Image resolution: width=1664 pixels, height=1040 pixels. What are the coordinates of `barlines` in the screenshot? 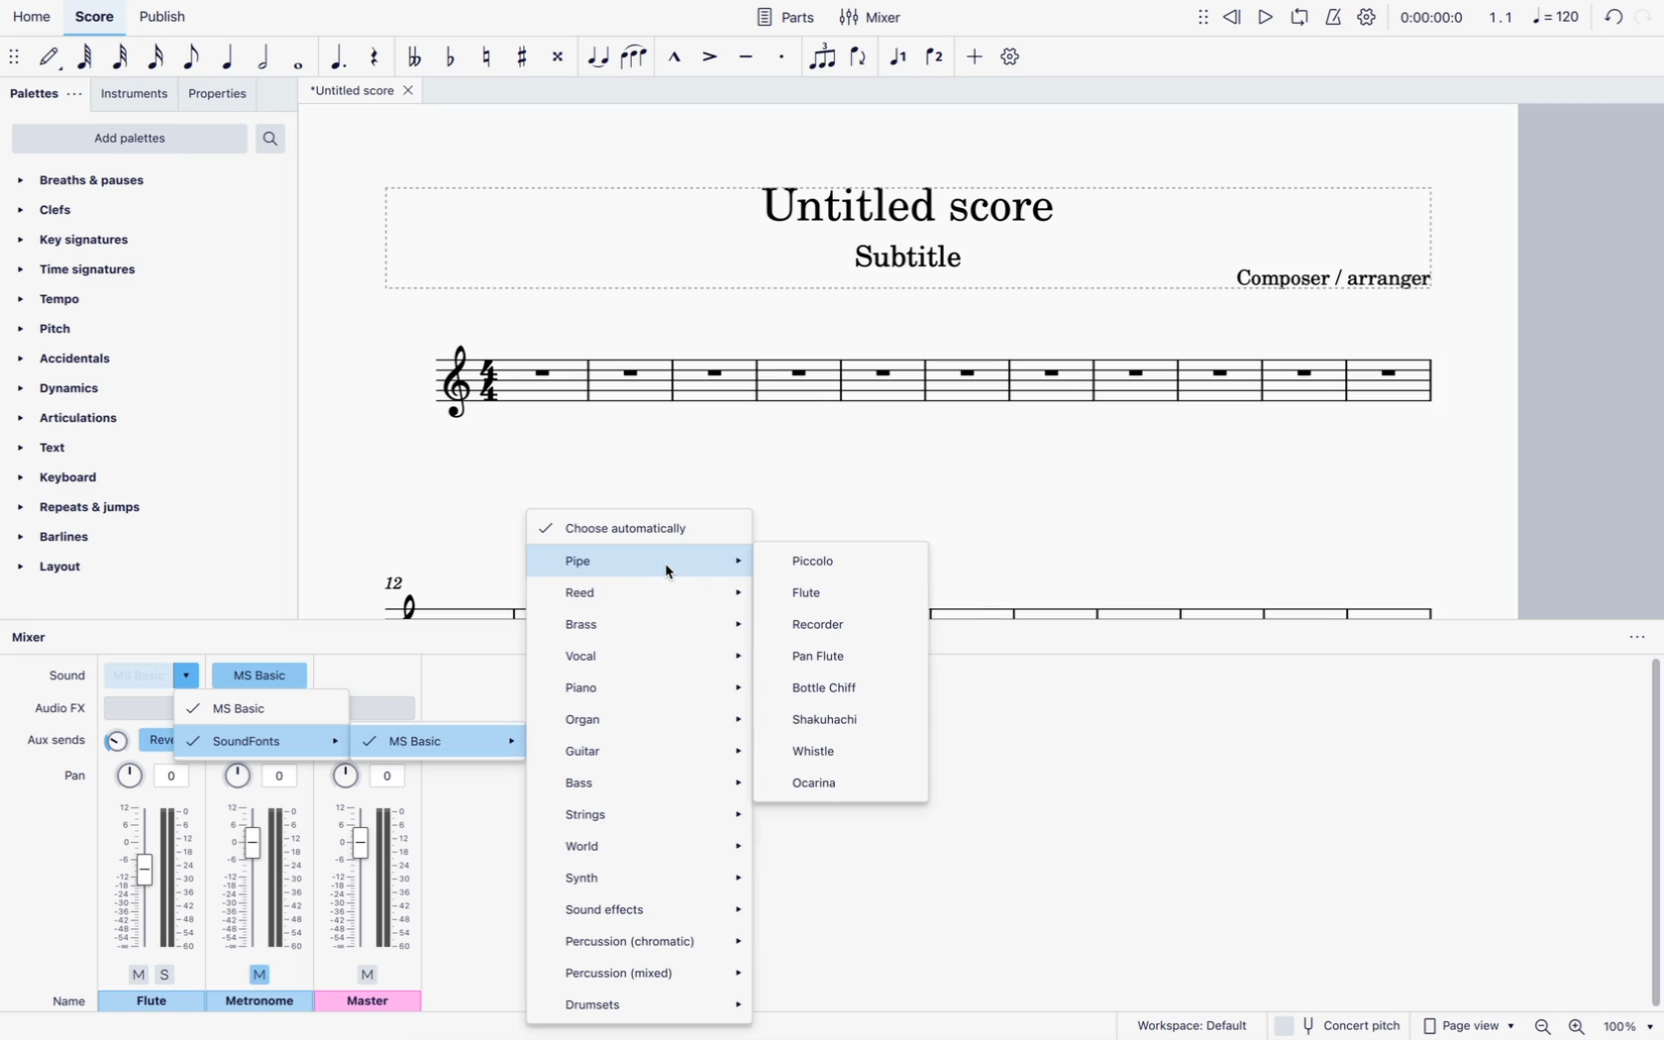 It's located at (82, 540).